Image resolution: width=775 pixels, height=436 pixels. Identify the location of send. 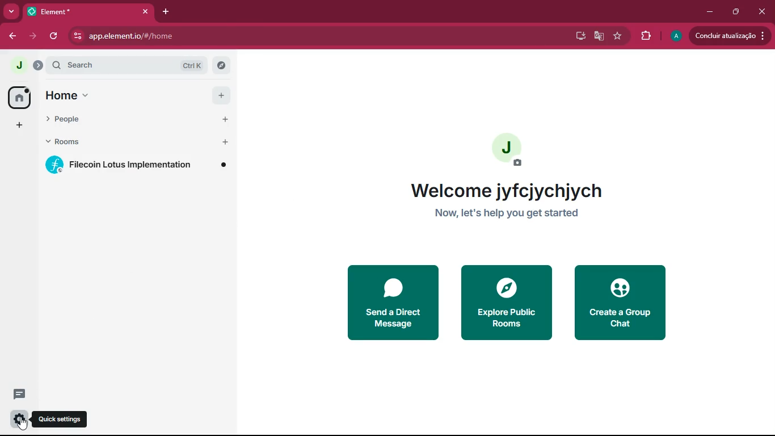
(392, 302).